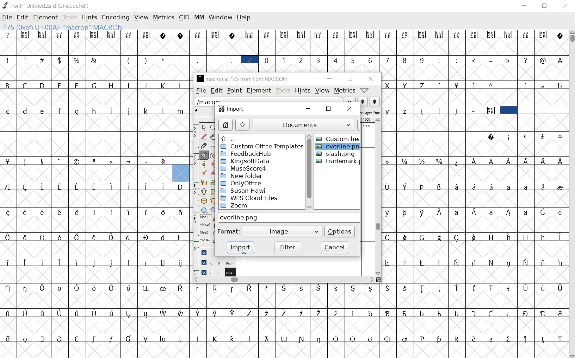  Describe the element at coordinates (267, 59) in the screenshot. I see `0` at that location.